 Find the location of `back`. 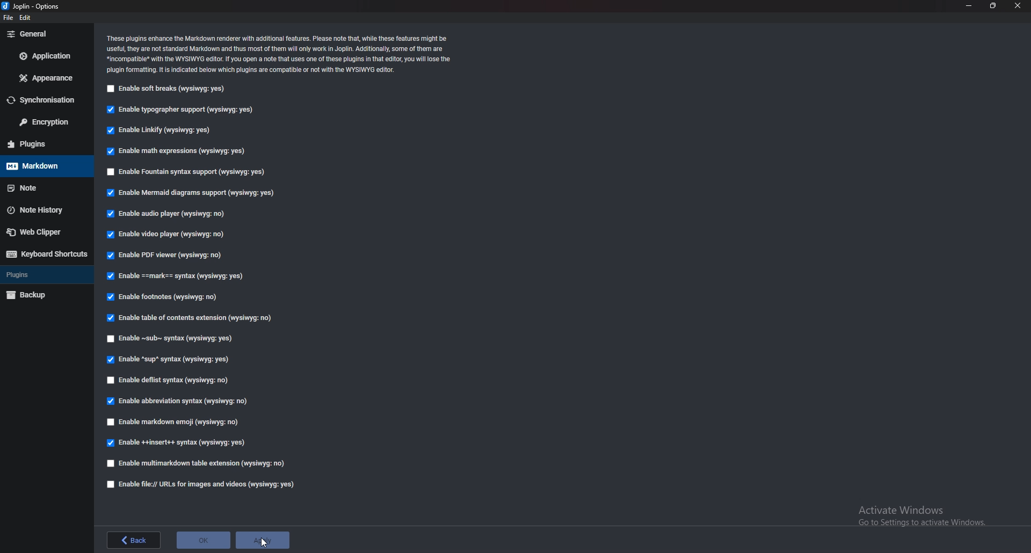

back is located at coordinates (134, 540).